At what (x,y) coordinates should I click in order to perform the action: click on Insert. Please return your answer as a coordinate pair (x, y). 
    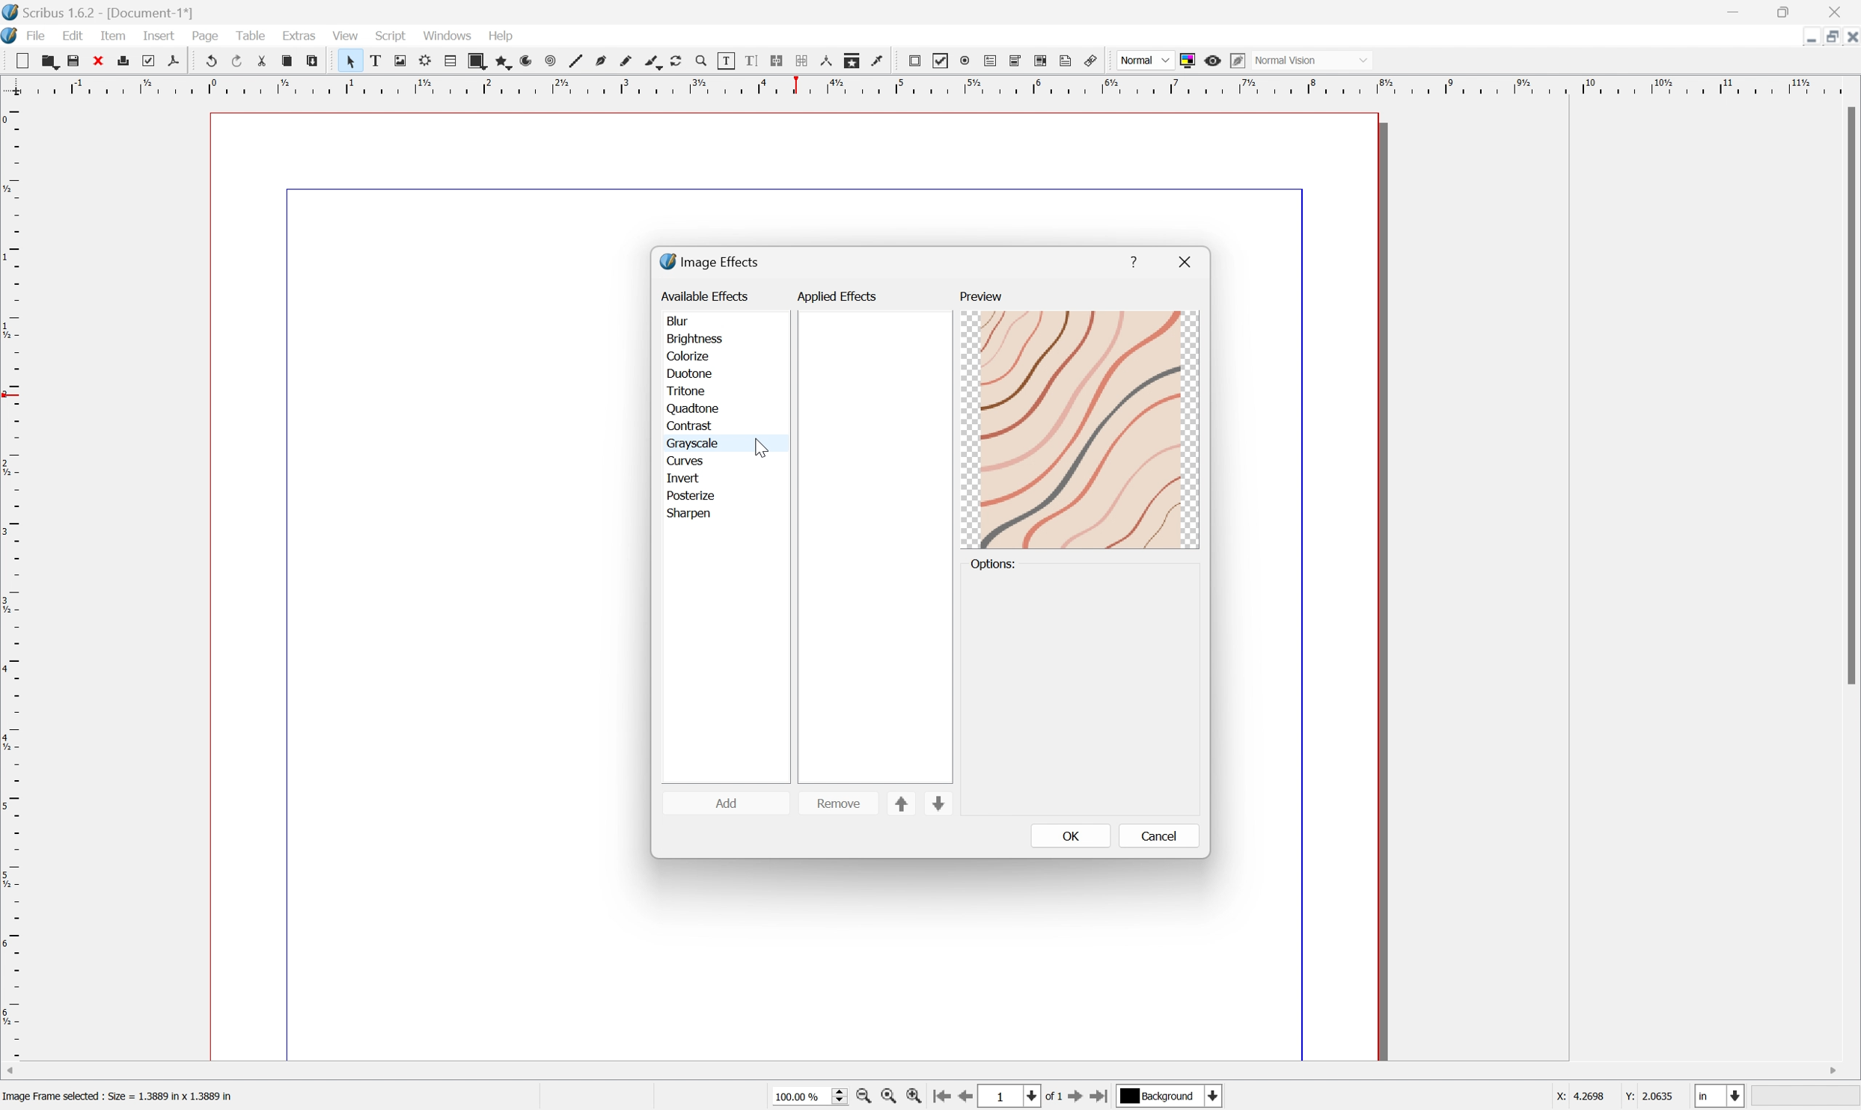
    Looking at the image, I should click on (158, 36).